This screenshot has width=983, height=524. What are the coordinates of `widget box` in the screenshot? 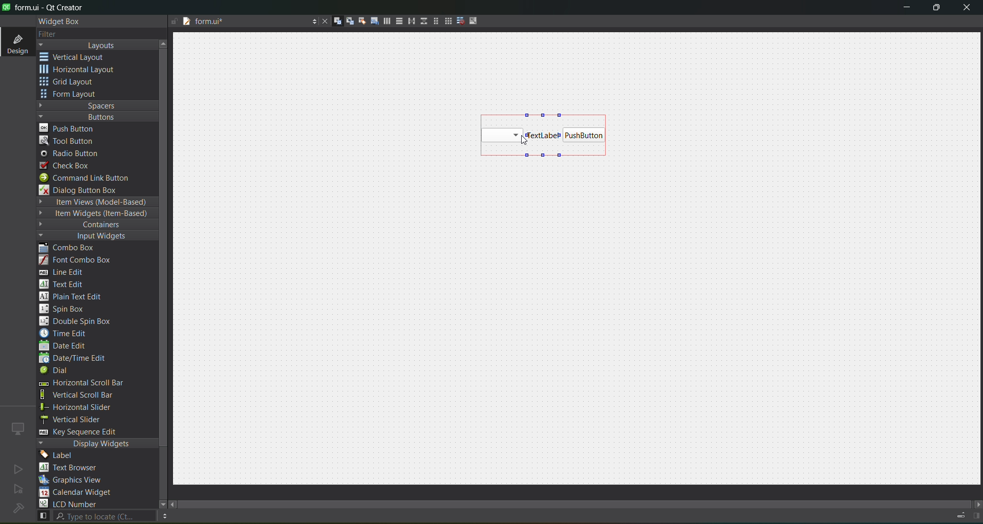 It's located at (61, 21).